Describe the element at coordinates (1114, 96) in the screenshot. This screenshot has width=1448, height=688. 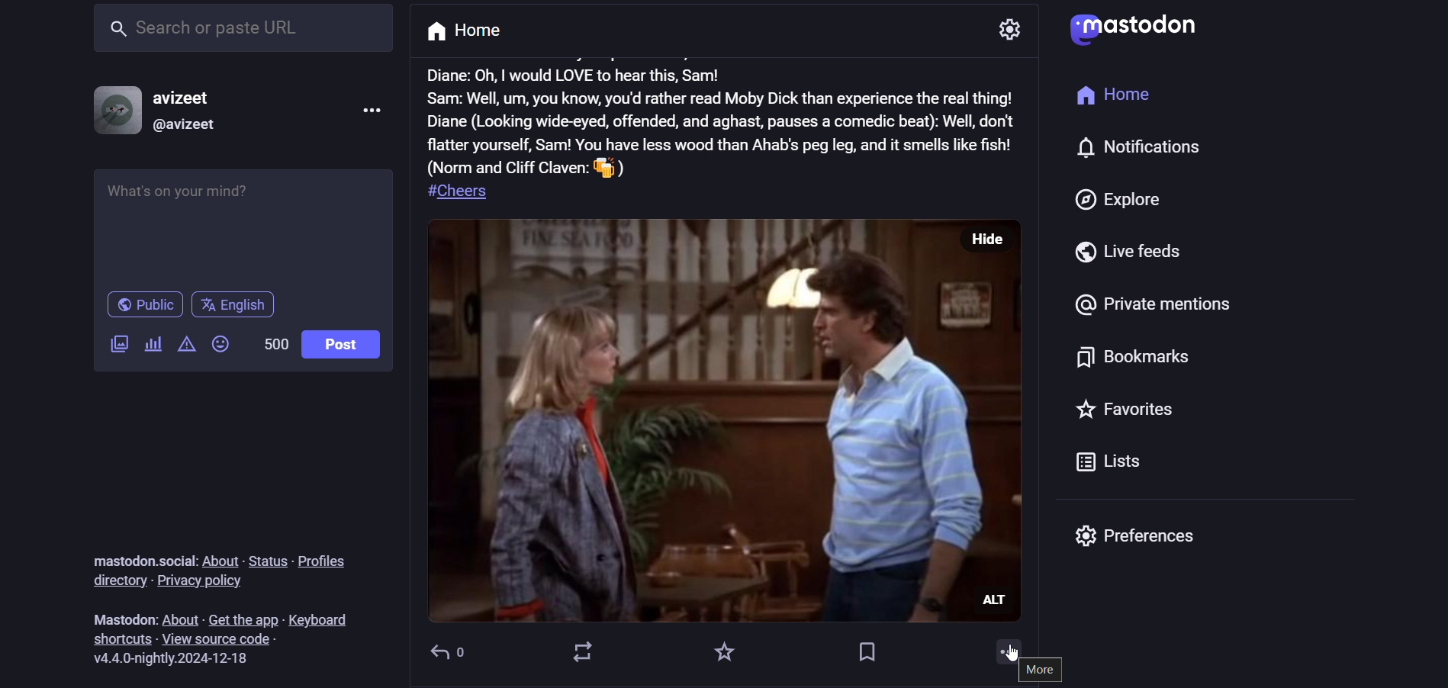
I see `home` at that location.